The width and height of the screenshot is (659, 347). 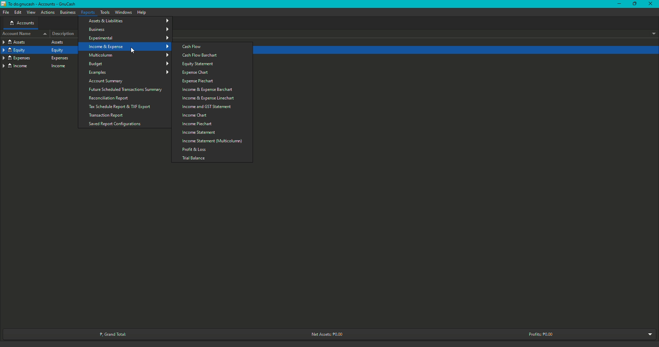 I want to click on Actions, so click(x=48, y=12).